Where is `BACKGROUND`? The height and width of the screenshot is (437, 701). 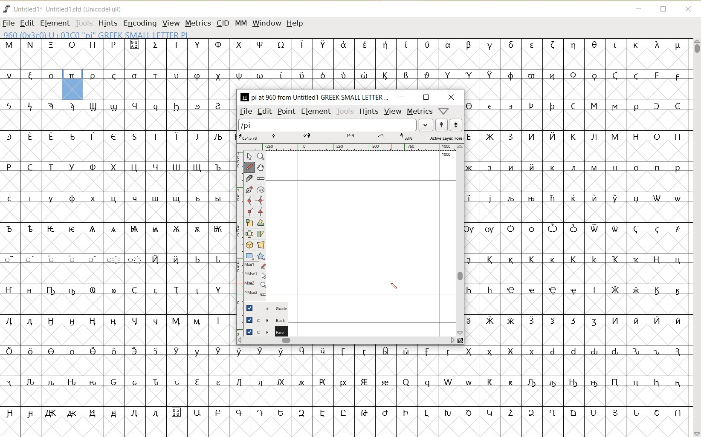
BACKGROUND is located at coordinates (262, 331).